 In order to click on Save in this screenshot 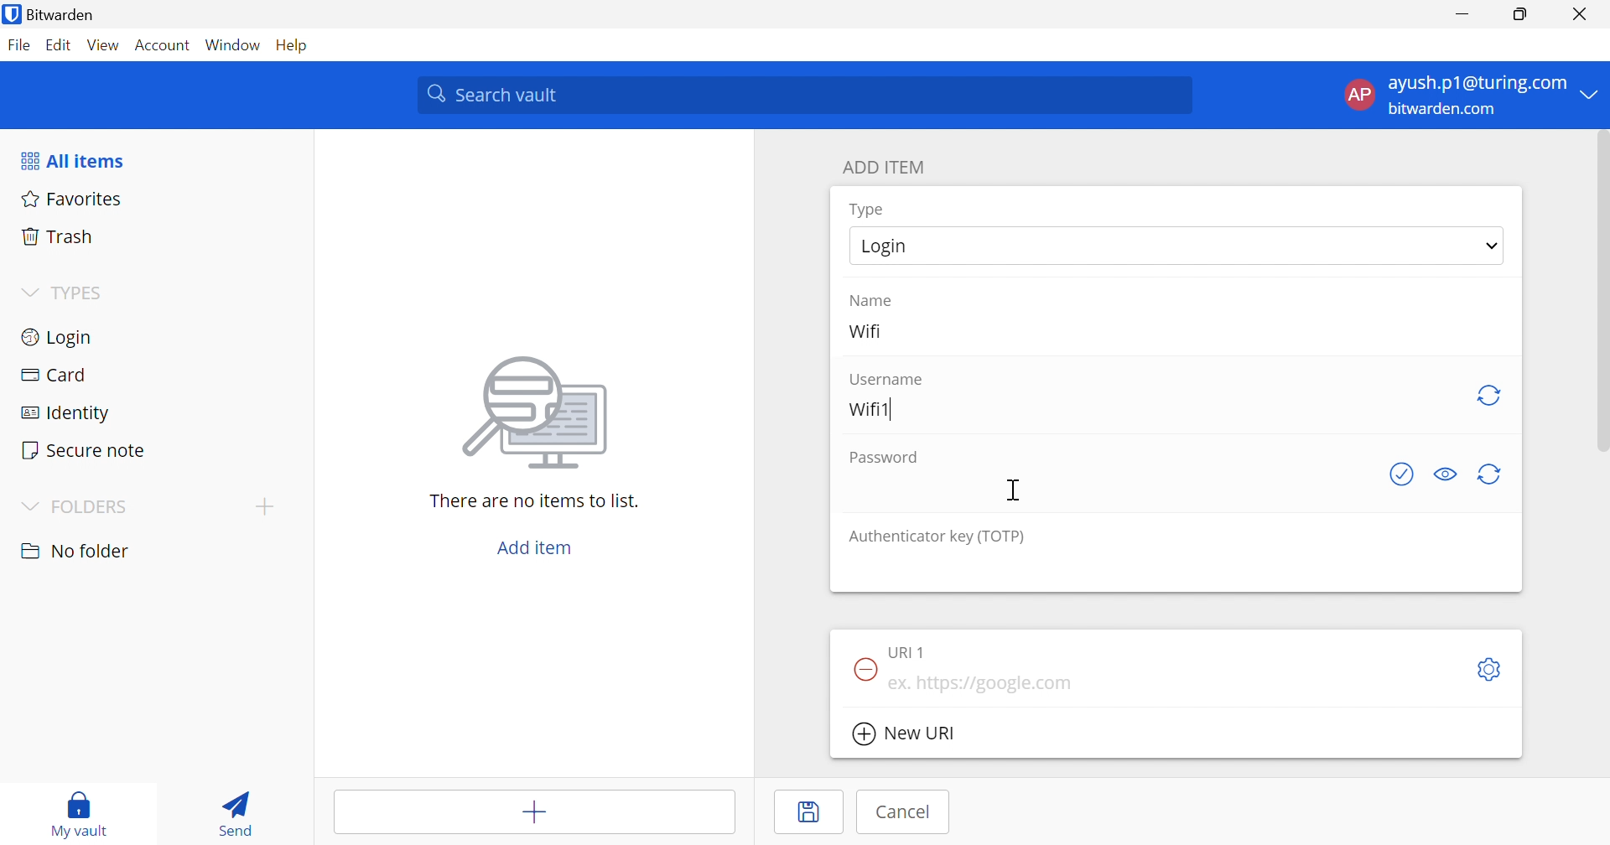, I will do `click(811, 812)`.